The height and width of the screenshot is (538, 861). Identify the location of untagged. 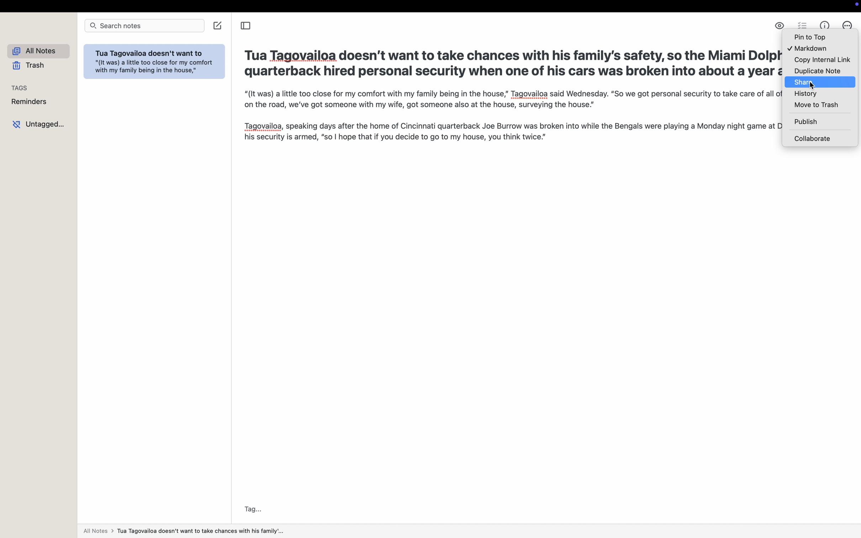
(38, 124).